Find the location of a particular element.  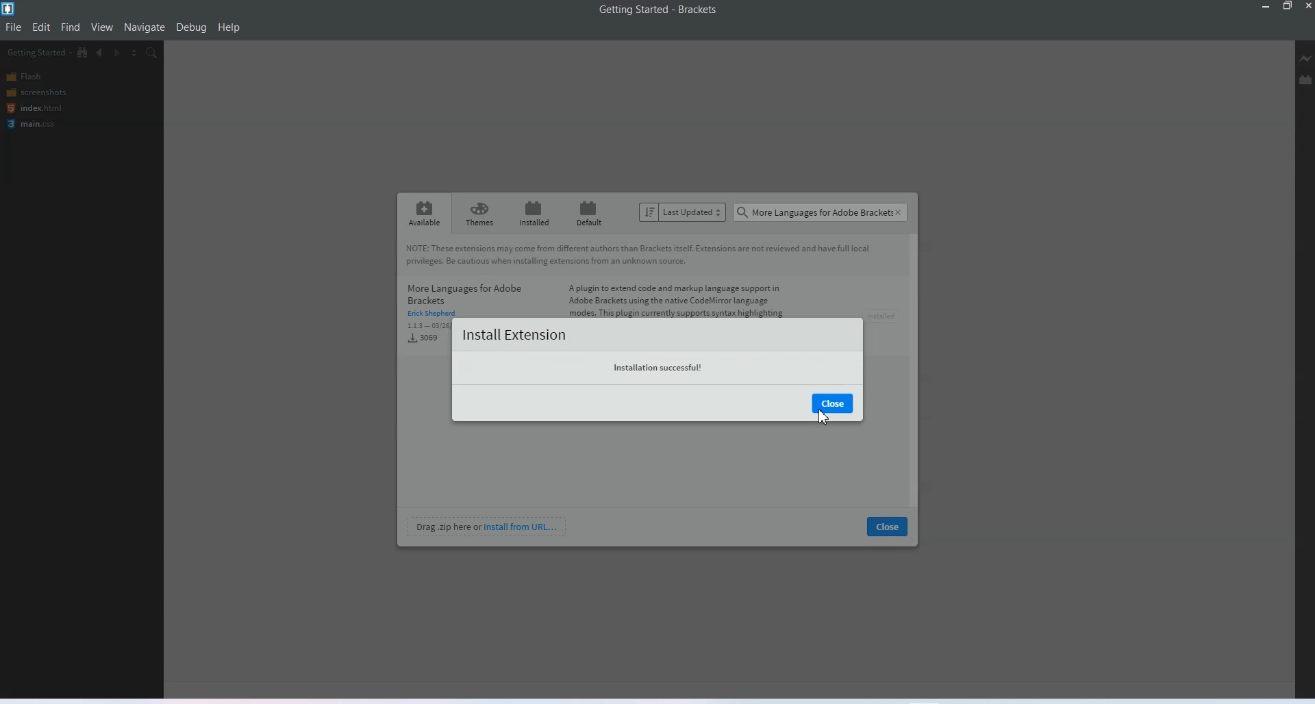

Sort by is located at coordinates (683, 212).